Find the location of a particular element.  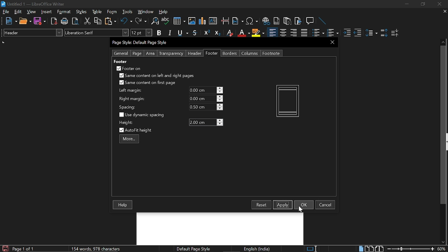

vertical scrollbar is located at coordinates (442, 125).